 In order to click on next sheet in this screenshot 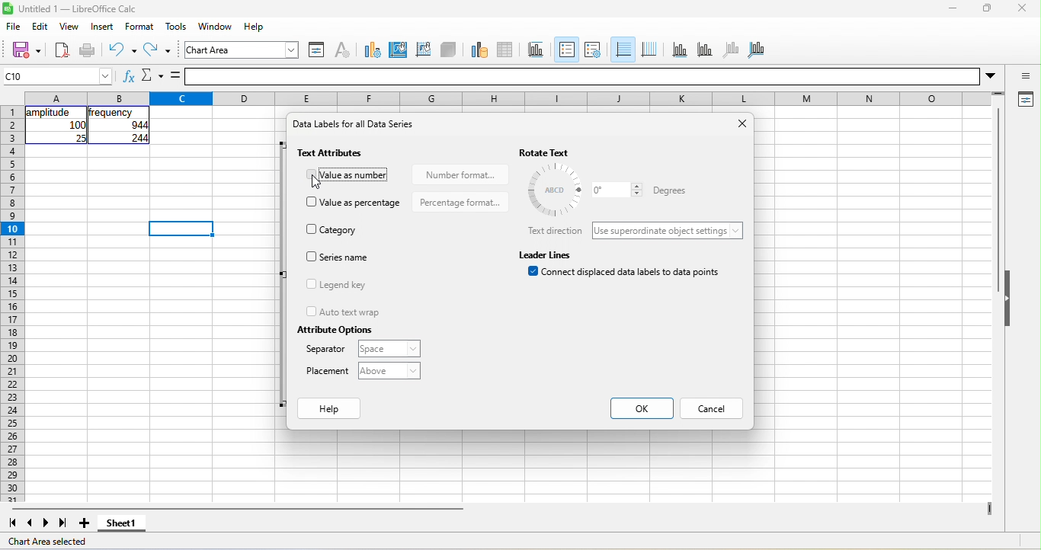, I will do `click(49, 523)`.